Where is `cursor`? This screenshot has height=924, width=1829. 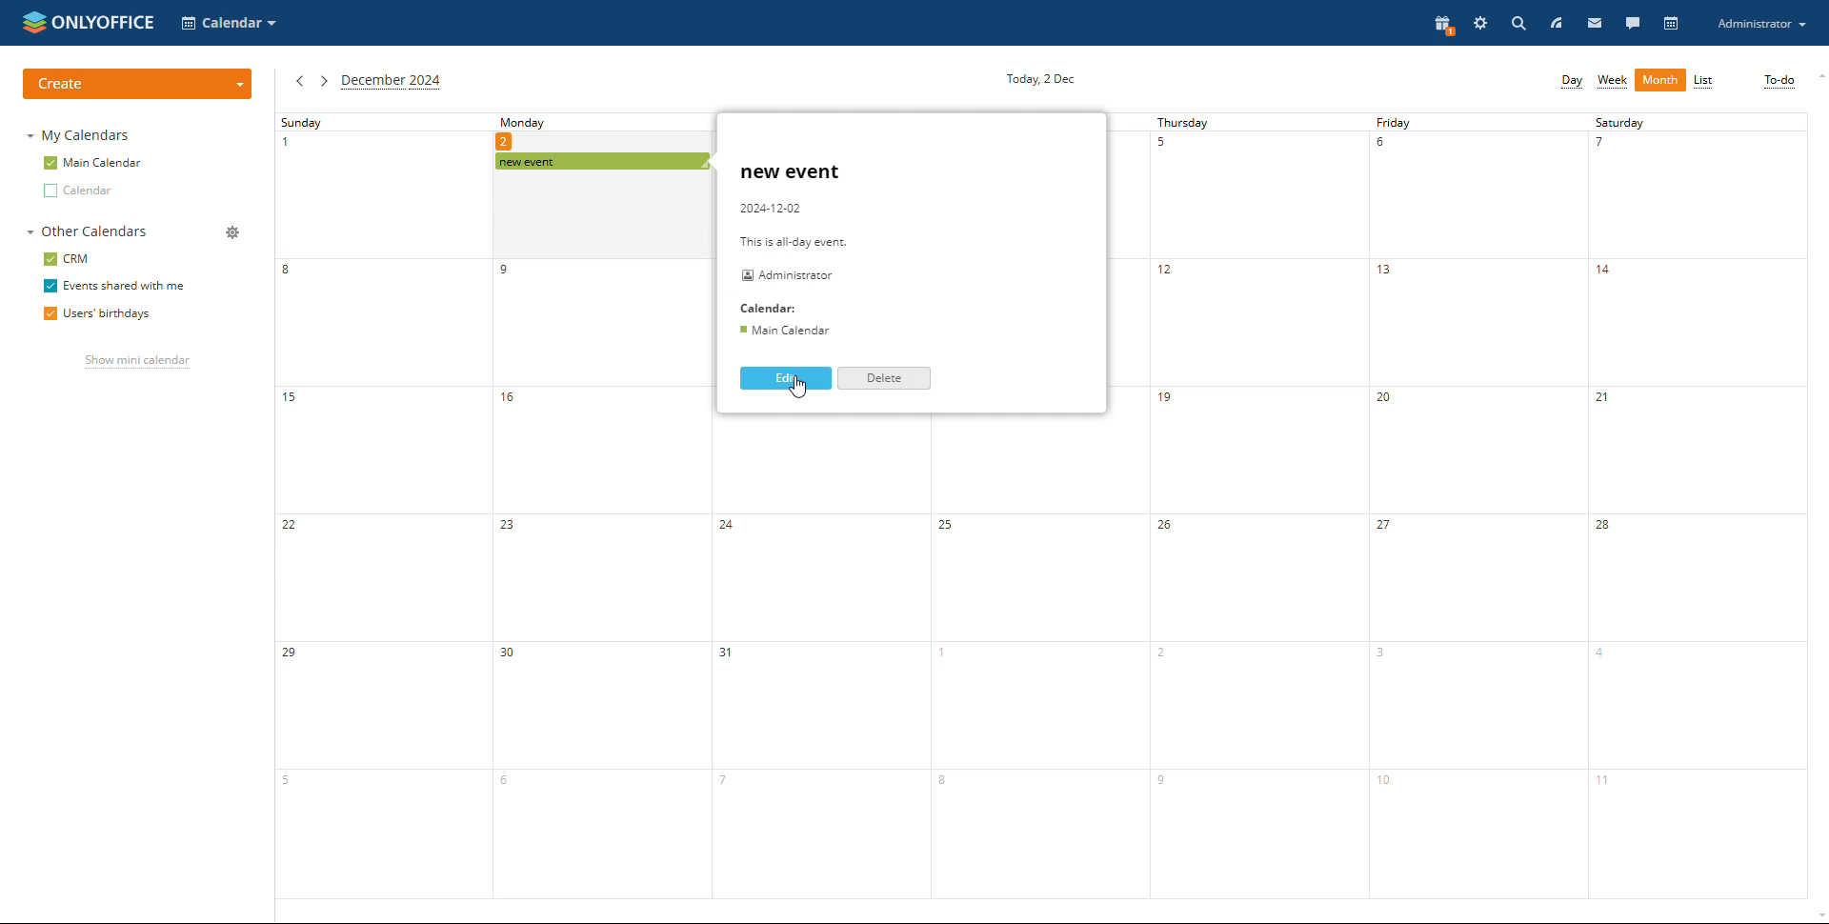
cursor is located at coordinates (798, 391).